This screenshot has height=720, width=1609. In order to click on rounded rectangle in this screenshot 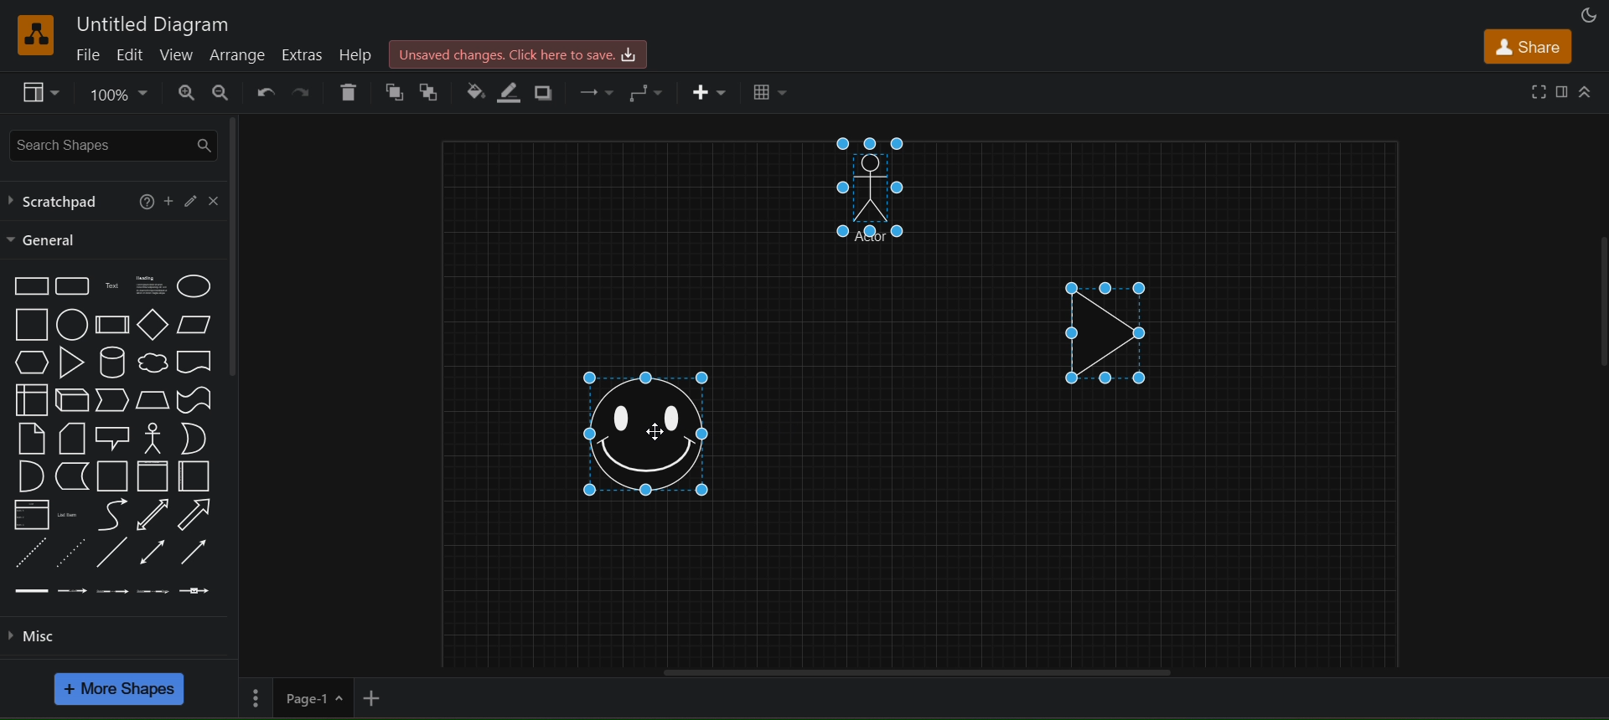, I will do `click(73, 286)`.